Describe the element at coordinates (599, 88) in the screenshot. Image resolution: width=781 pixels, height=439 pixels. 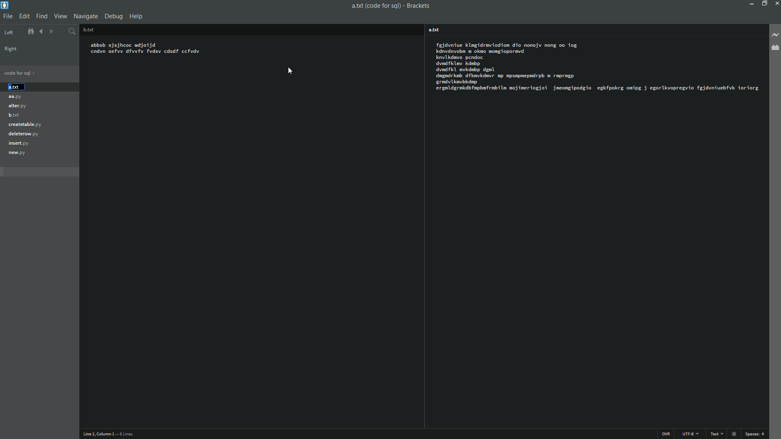
I see `ergmldgrmkdbfmpbafrmbilm nojimeriogjoi jmeomgipodgio egfpokrg omipg j egorlkvopregvio fgjdvniuebfvk ioriorg` at that location.